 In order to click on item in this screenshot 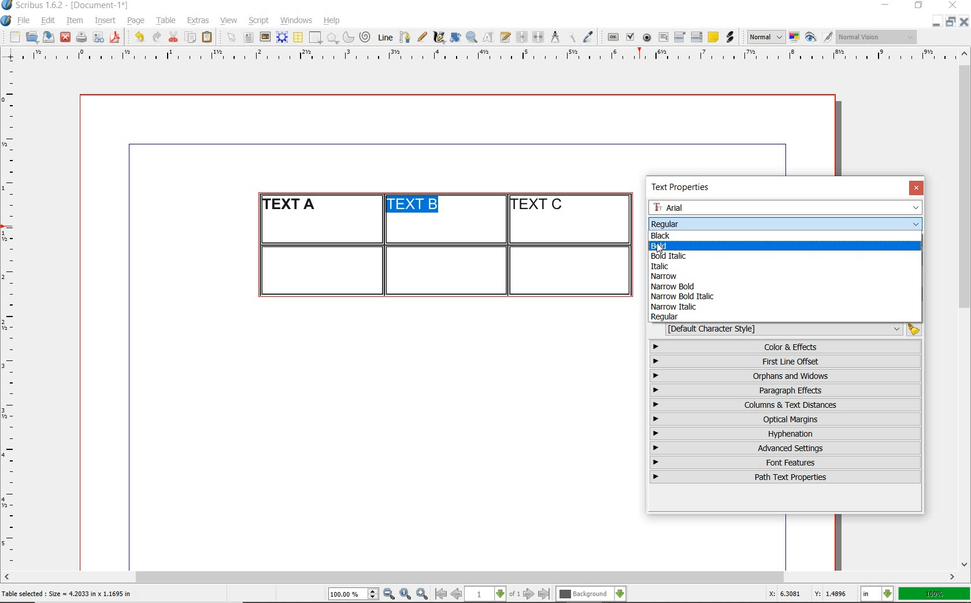, I will do `click(74, 21)`.